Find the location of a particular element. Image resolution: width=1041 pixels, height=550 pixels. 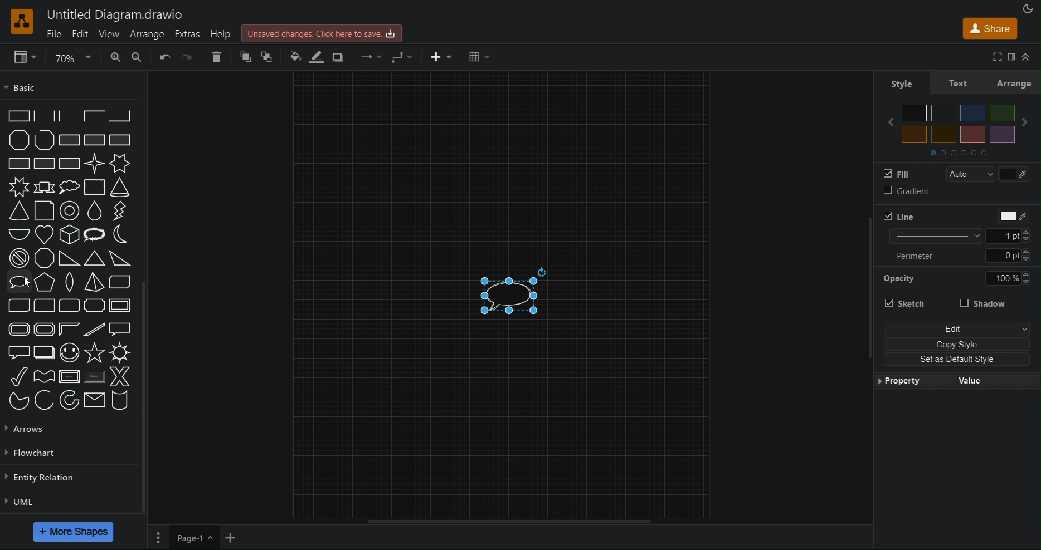

Insert is located at coordinates (440, 58).